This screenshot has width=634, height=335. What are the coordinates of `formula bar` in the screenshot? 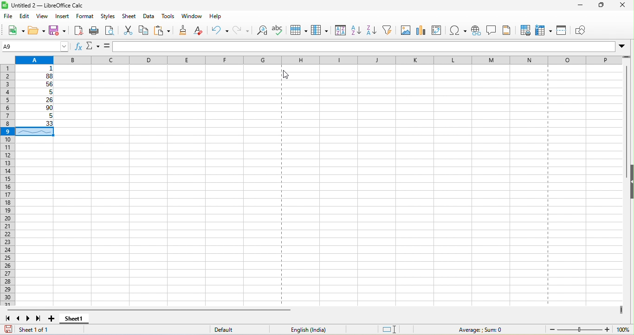 It's located at (371, 48).